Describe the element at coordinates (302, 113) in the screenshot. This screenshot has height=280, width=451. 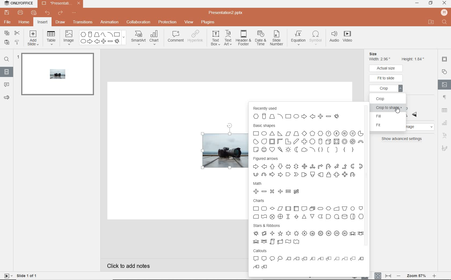
I see `recently used shapes` at that location.